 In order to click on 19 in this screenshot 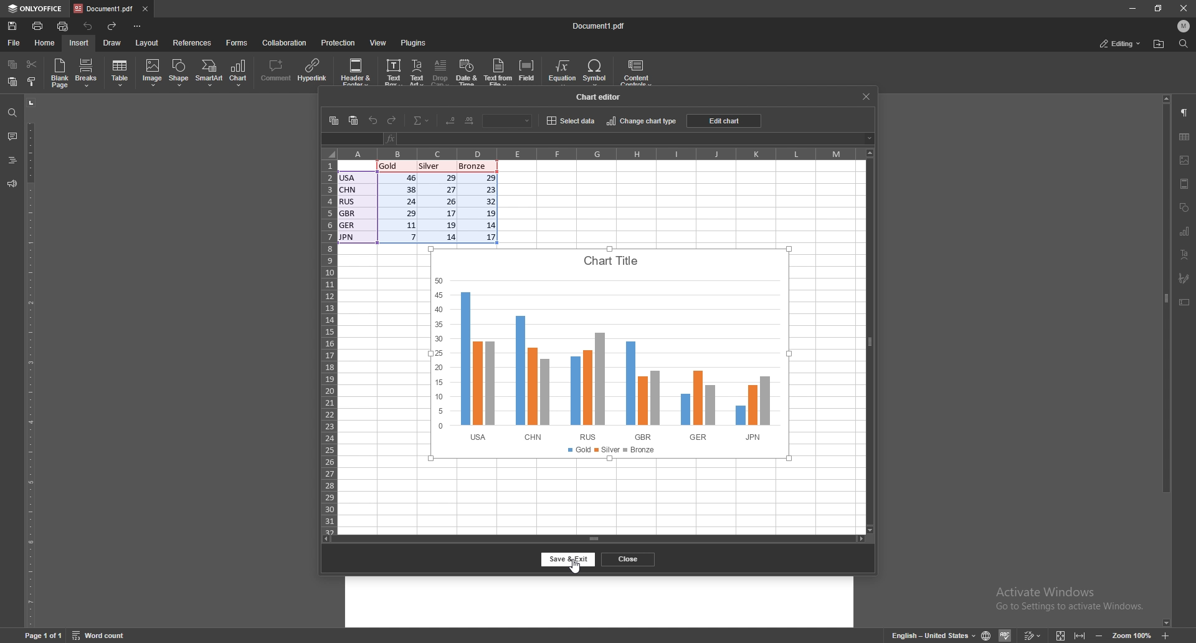, I will do `click(447, 224)`.